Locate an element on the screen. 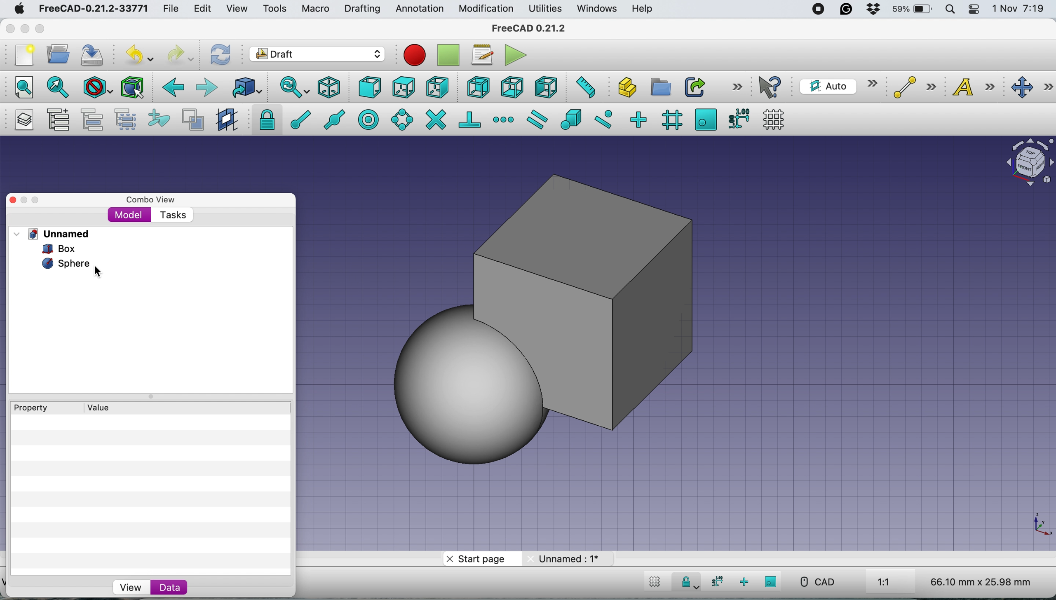 The width and height of the screenshot is (1056, 600). minimise is located at coordinates (24, 28).